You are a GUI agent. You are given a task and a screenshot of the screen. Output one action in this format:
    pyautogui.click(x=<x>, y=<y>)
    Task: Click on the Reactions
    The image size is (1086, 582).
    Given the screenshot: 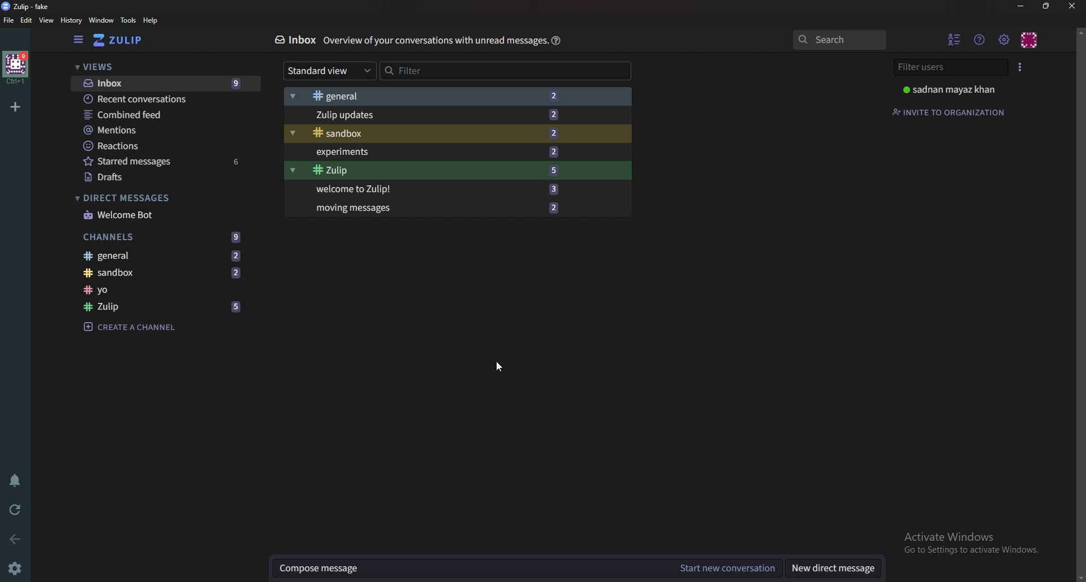 What is the action you would take?
    pyautogui.click(x=158, y=146)
    